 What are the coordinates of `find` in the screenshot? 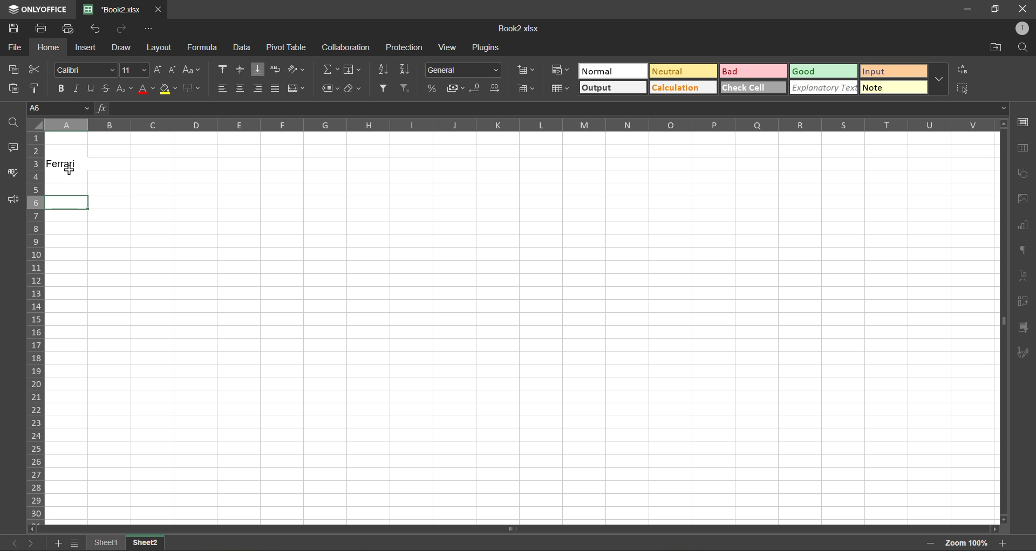 It's located at (15, 123).